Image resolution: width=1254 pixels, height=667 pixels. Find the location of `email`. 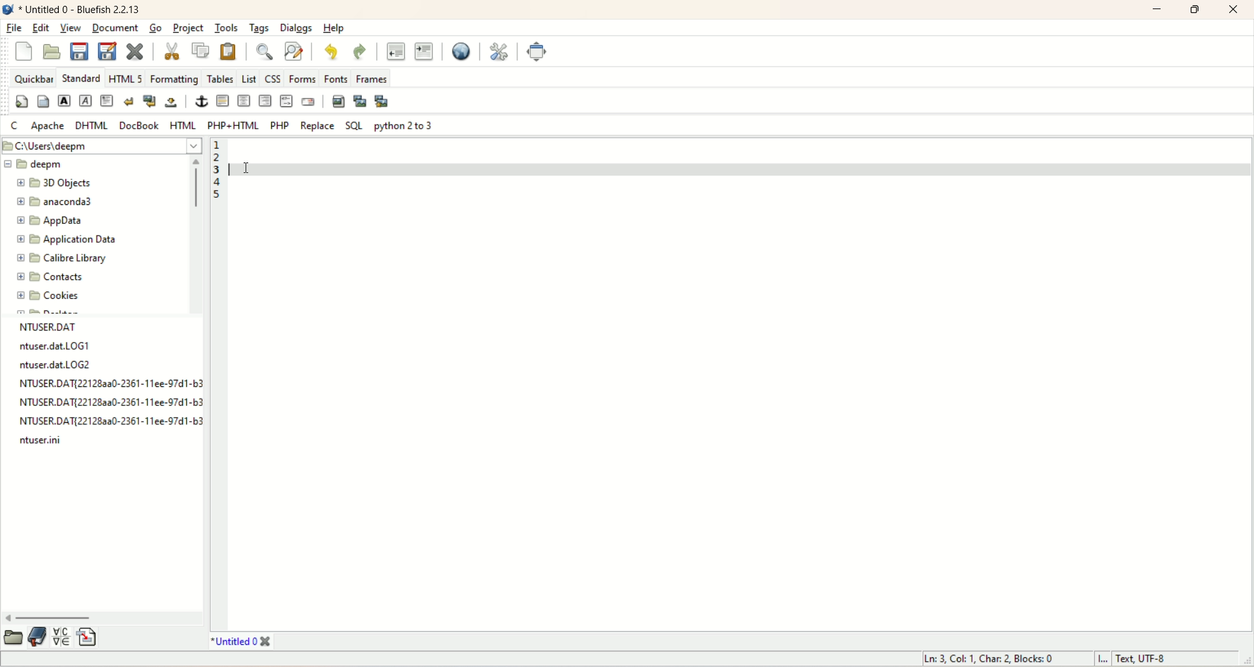

email is located at coordinates (307, 102).